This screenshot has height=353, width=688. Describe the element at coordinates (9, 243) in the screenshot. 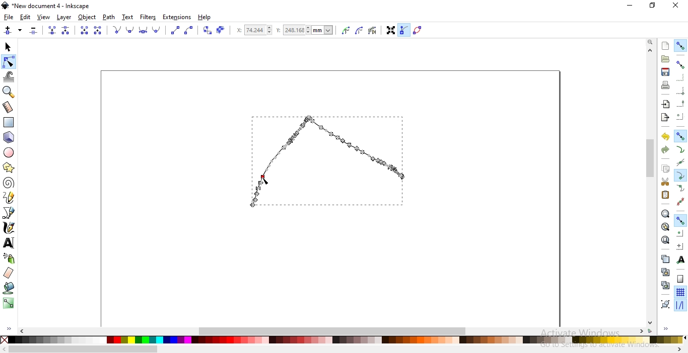

I see `create and edit text` at that location.